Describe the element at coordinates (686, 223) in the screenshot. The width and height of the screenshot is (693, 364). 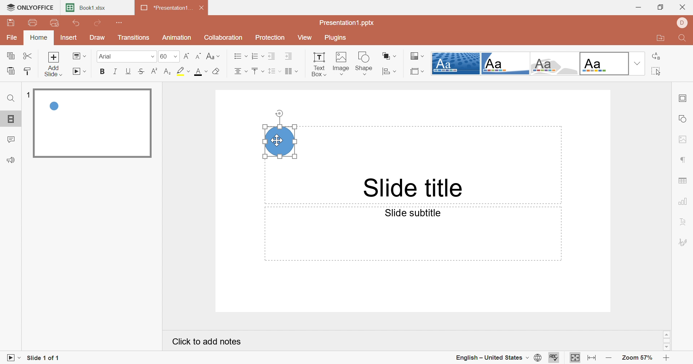
I see `Text art settings` at that location.